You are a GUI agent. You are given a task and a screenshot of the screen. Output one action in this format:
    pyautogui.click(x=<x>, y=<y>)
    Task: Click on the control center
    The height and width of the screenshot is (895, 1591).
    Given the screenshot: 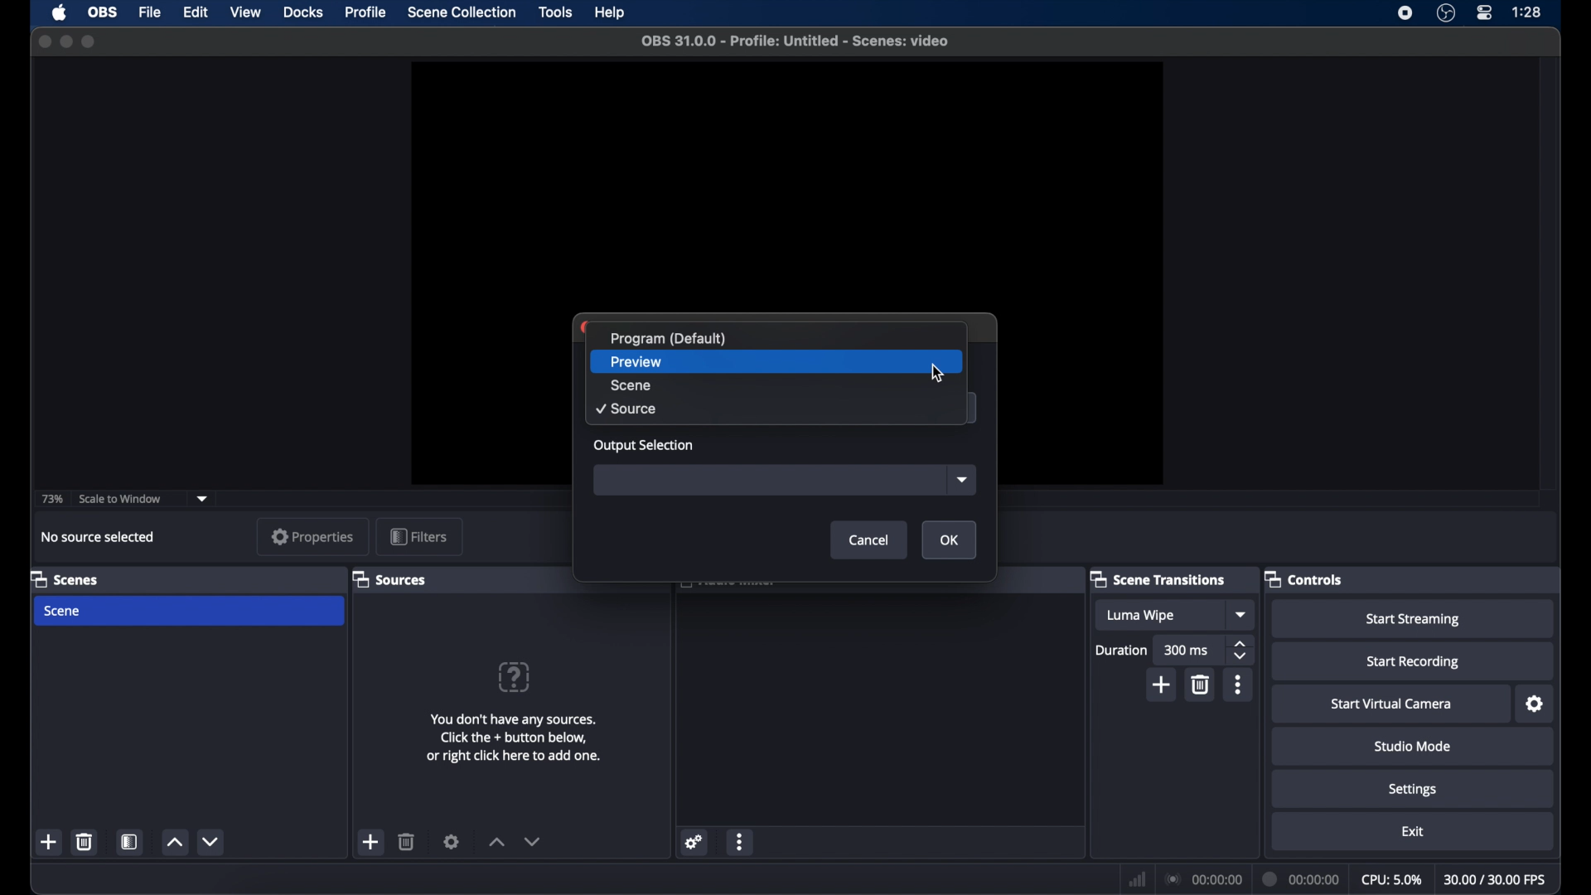 What is the action you would take?
    pyautogui.click(x=1485, y=13)
    